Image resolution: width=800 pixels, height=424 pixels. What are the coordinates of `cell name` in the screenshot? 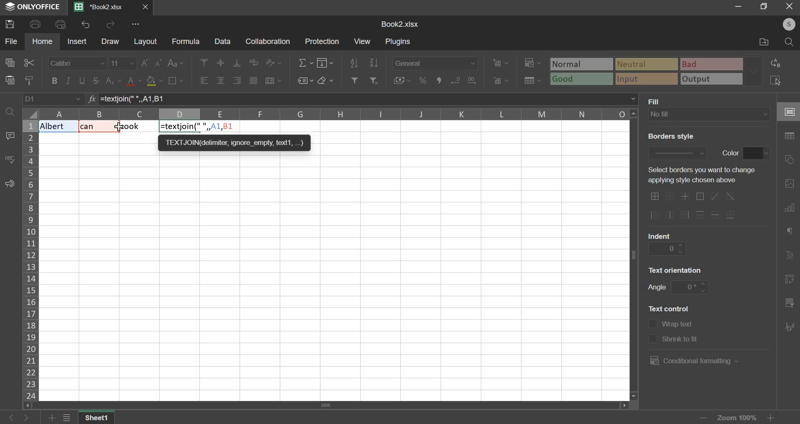 It's located at (53, 99).